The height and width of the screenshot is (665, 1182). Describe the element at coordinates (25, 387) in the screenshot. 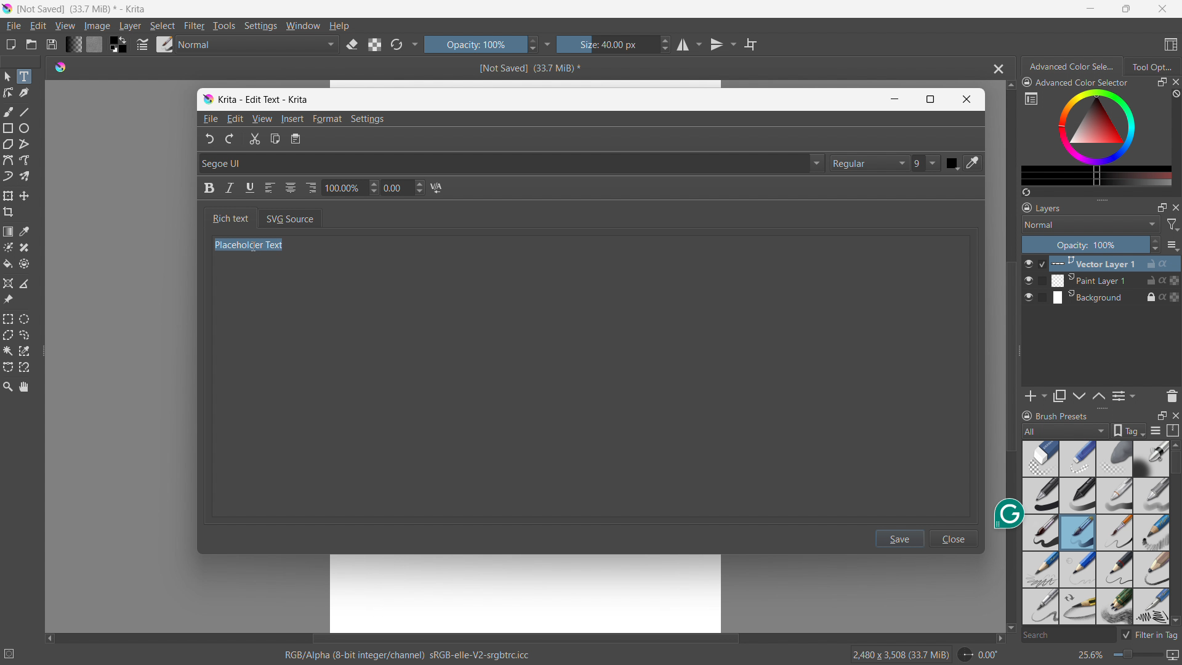

I see `pan tool` at that location.